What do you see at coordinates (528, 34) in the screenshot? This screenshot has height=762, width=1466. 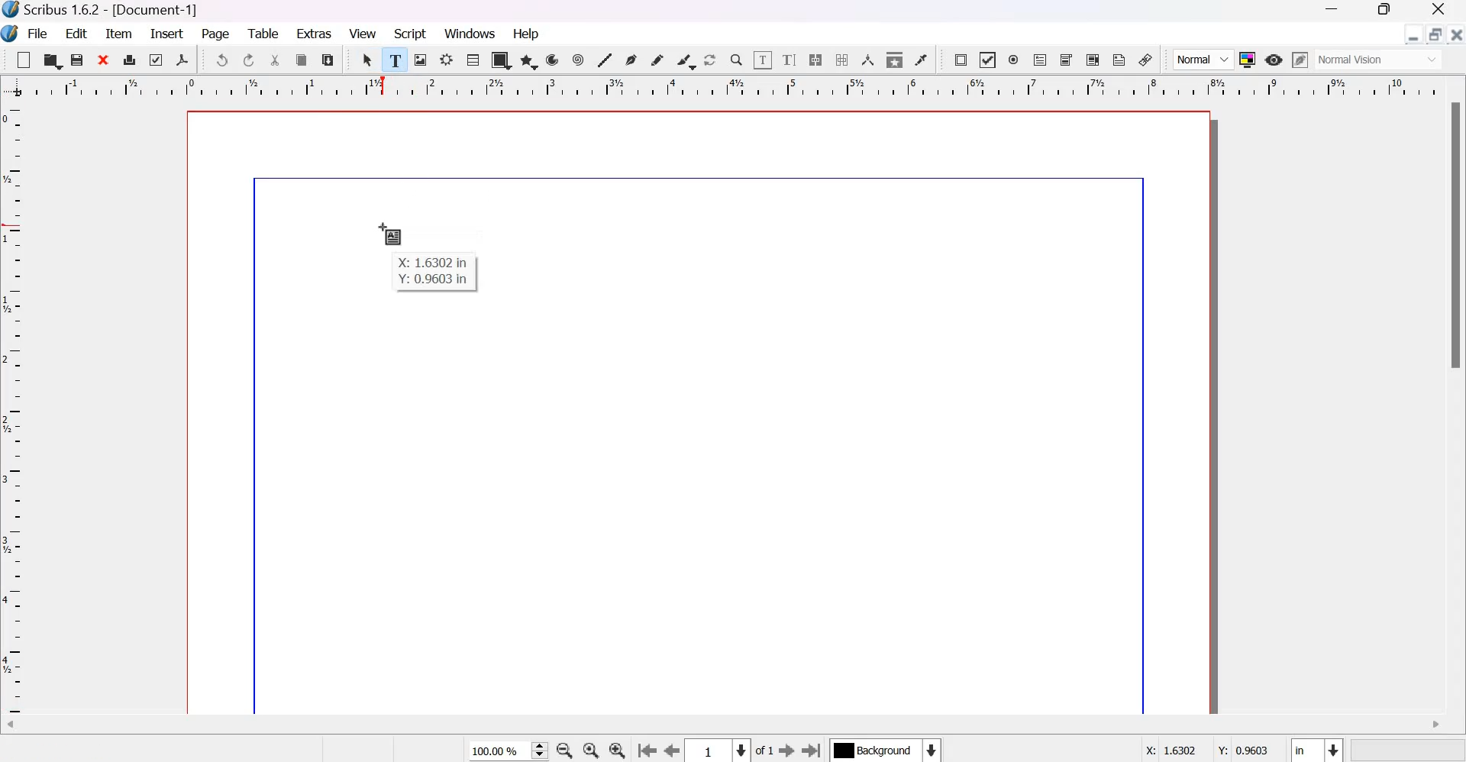 I see `Help` at bounding box center [528, 34].